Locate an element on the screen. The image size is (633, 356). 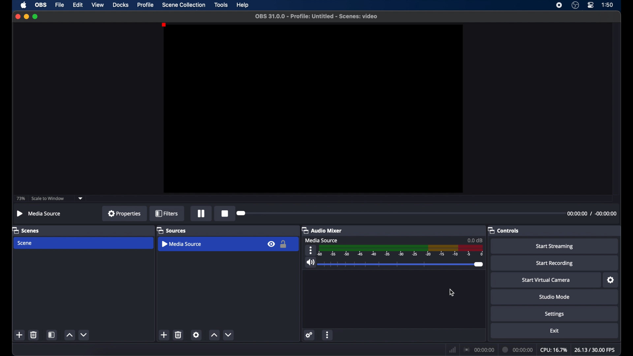
file name is located at coordinates (316, 16).